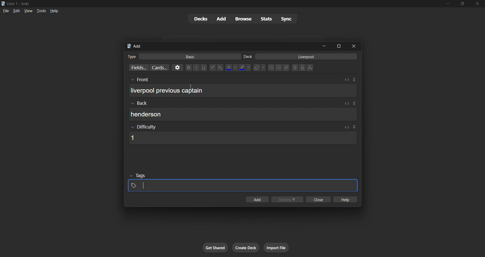 The width and height of the screenshot is (485, 257). What do you see at coordinates (216, 248) in the screenshot?
I see `get shared` at bounding box center [216, 248].